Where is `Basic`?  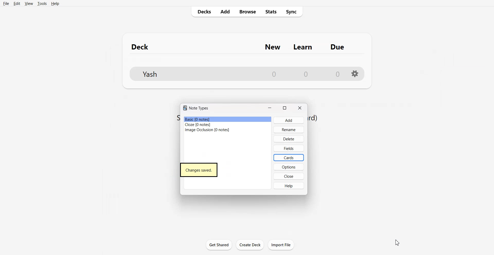
Basic is located at coordinates (228, 119).